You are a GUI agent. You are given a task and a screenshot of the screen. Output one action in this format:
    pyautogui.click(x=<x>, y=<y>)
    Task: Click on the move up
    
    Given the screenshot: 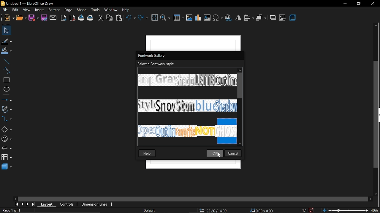 What is the action you would take?
    pyautogui.click(x=240, y=70)
    